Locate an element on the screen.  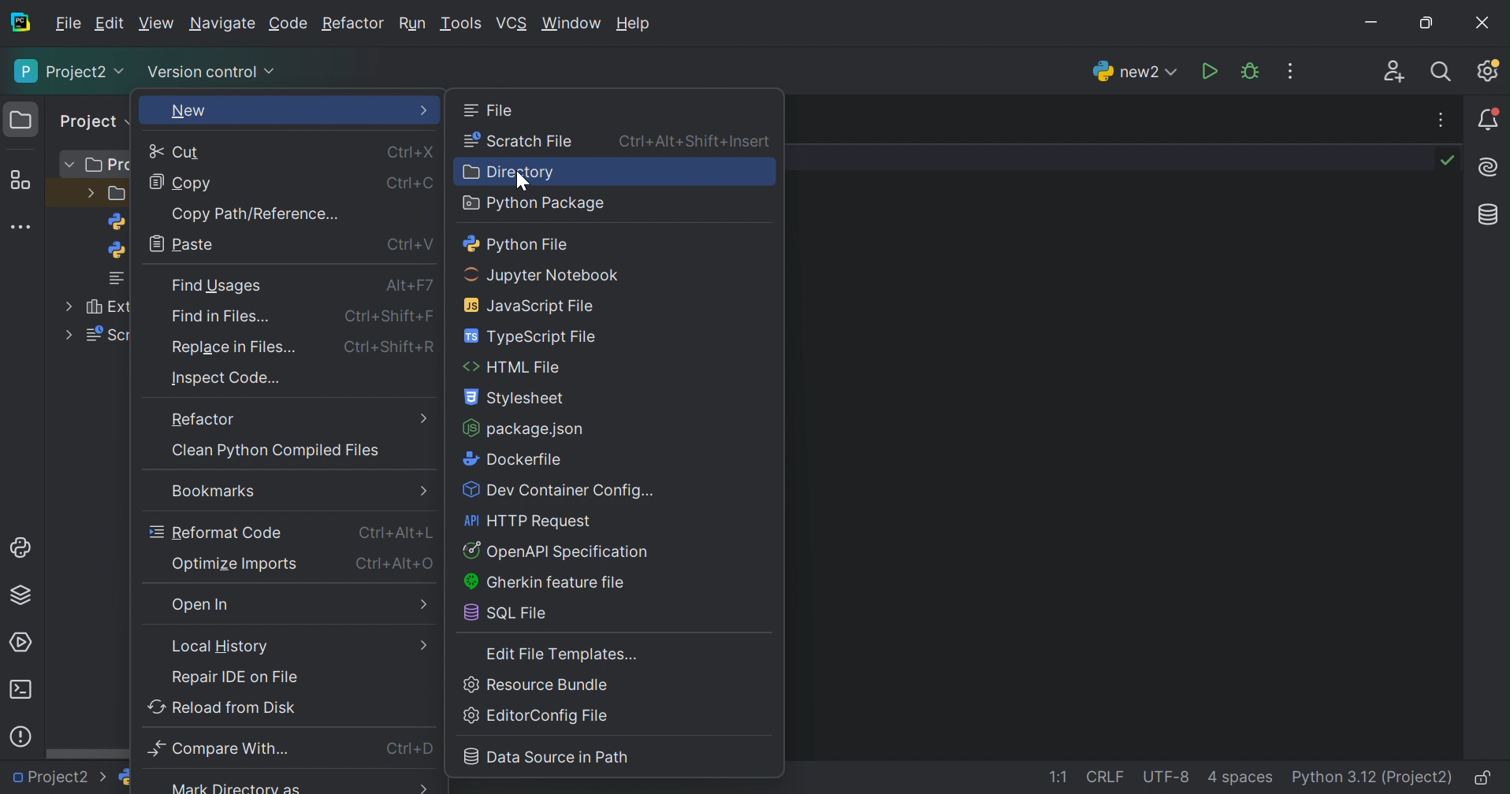
Alt+F7 is located at coordinates (410, 286).